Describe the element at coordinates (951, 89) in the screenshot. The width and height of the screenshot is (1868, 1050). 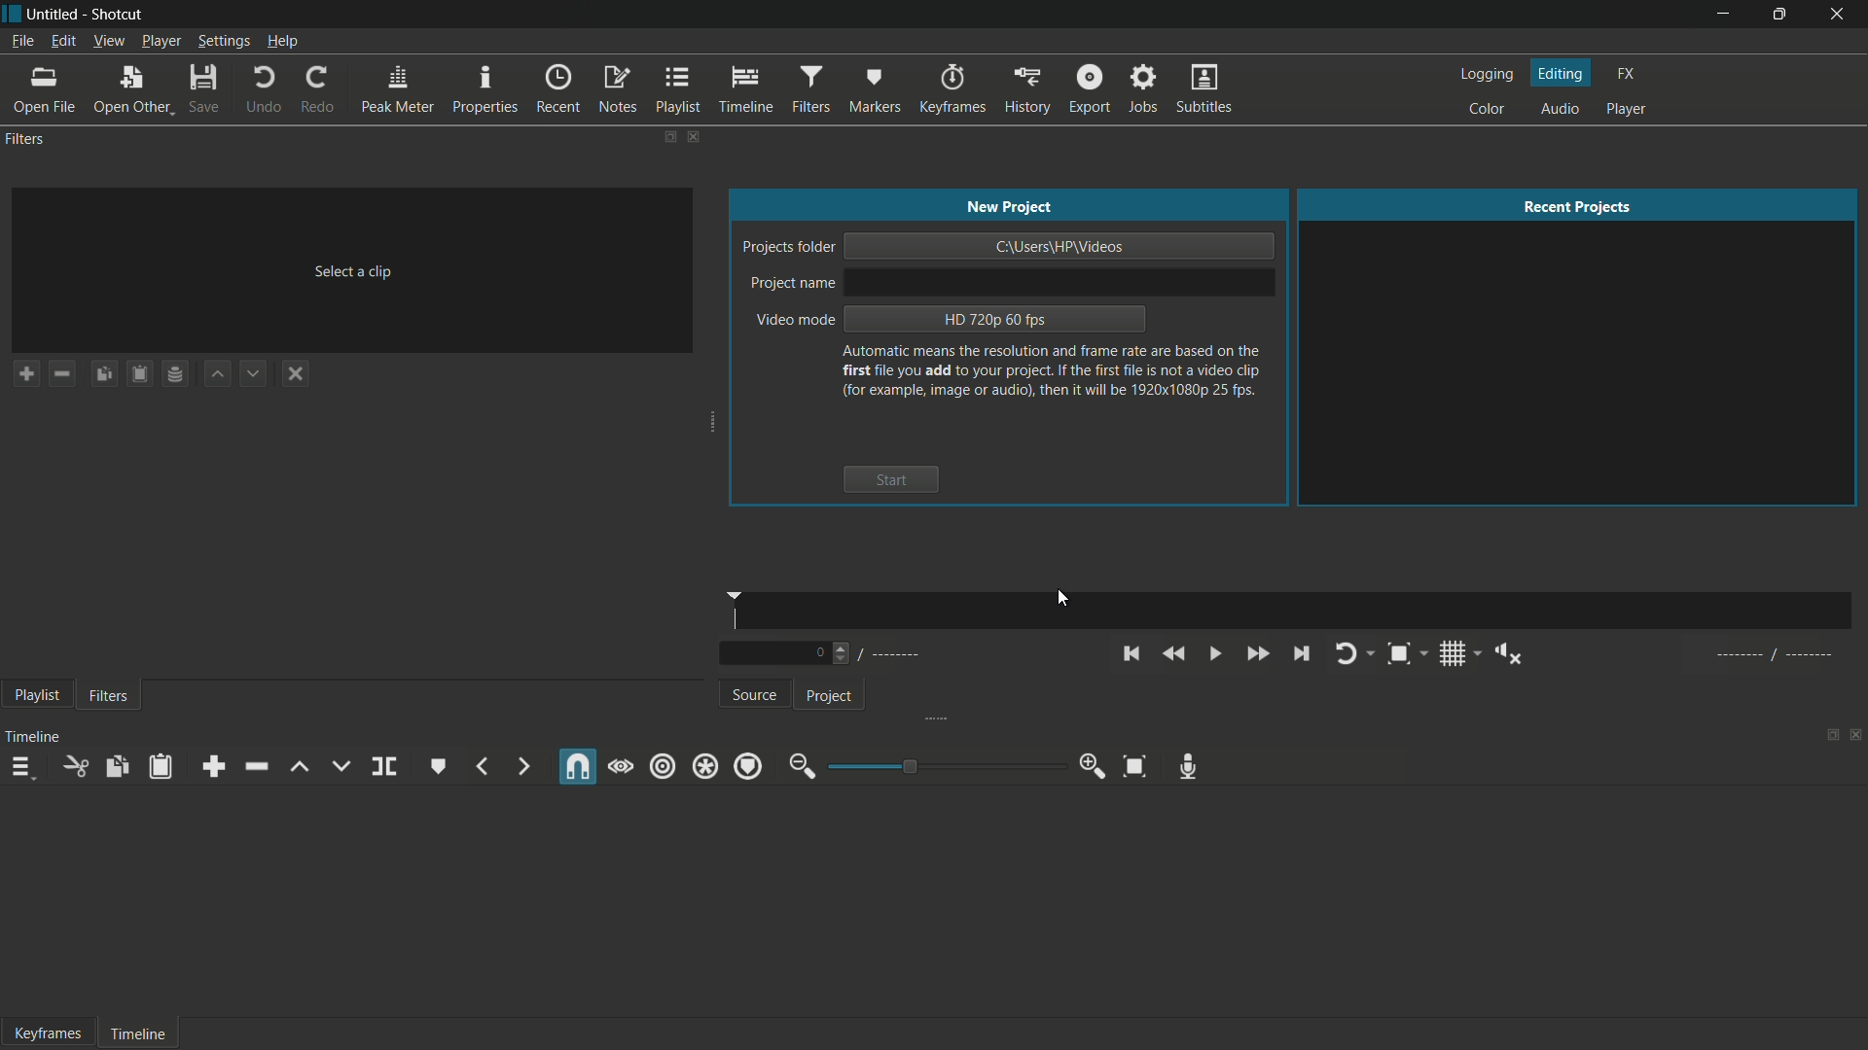
I see `keyframes` at that location.